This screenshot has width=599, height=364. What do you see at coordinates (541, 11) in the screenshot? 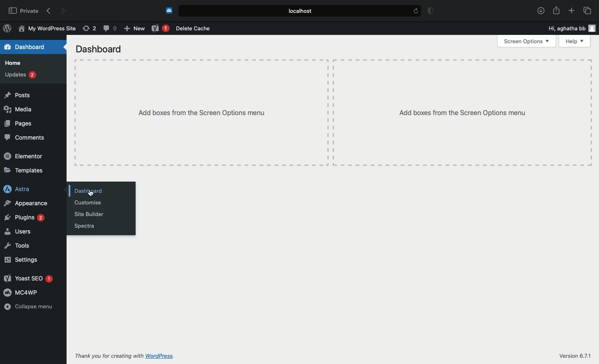
I see `Download` at bounding box center [541, 11].